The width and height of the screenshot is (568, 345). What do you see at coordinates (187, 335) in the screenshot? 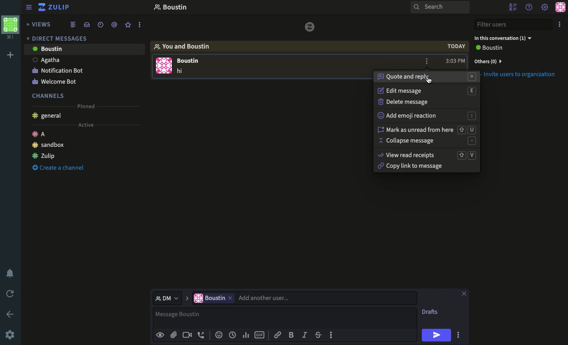
I see `Video` at bounding box center [187, 335].